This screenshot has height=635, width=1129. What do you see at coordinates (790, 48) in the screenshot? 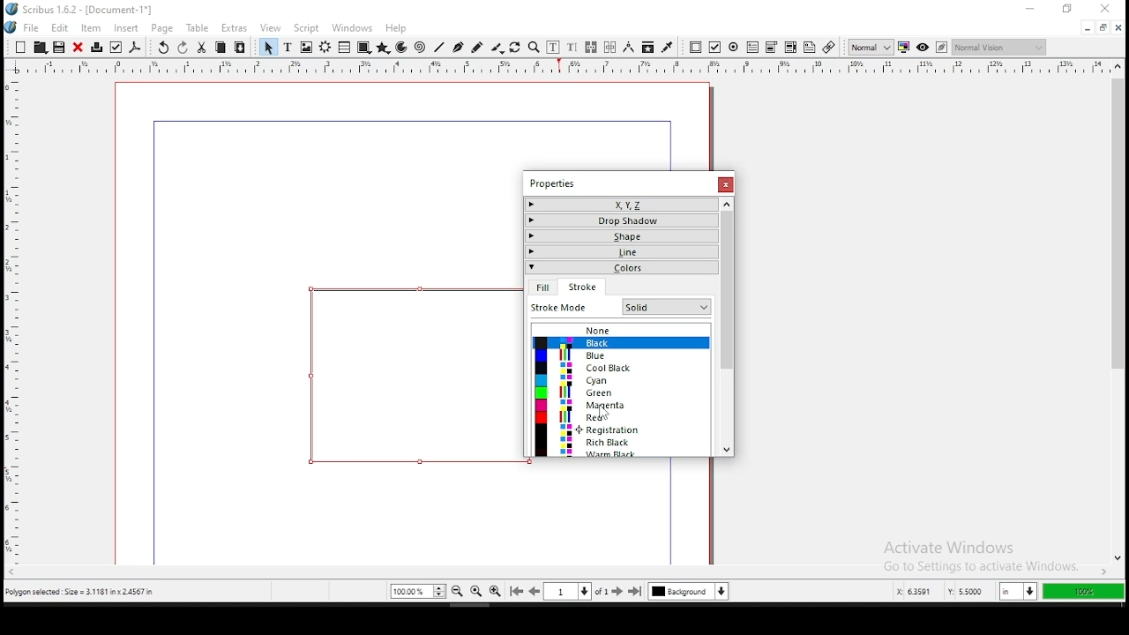
I see `pdf combo box` at bounding box center [790, 48].